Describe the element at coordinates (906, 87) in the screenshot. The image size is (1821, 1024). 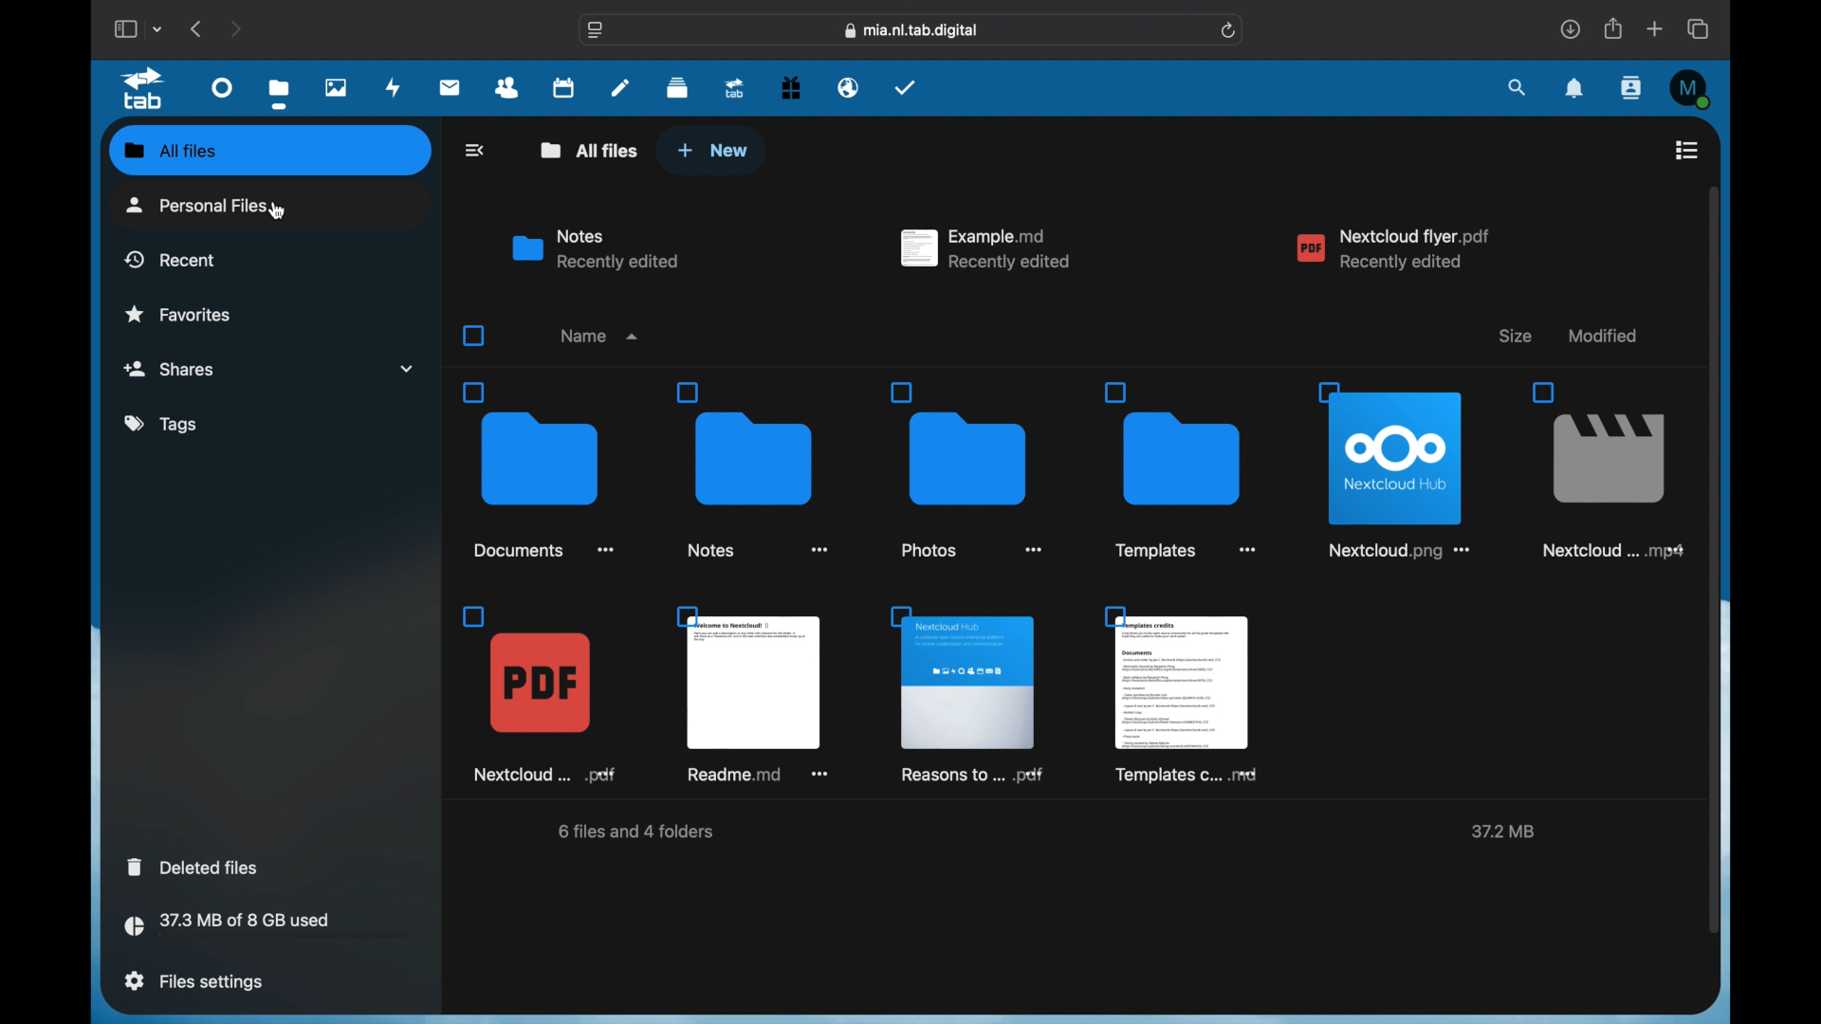
I see `tasks` at that location.